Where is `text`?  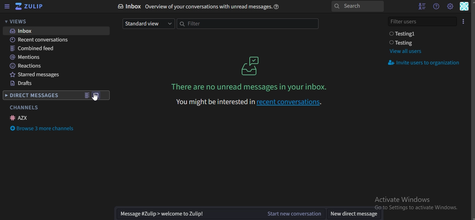
text is located at coordinates (202, 7).